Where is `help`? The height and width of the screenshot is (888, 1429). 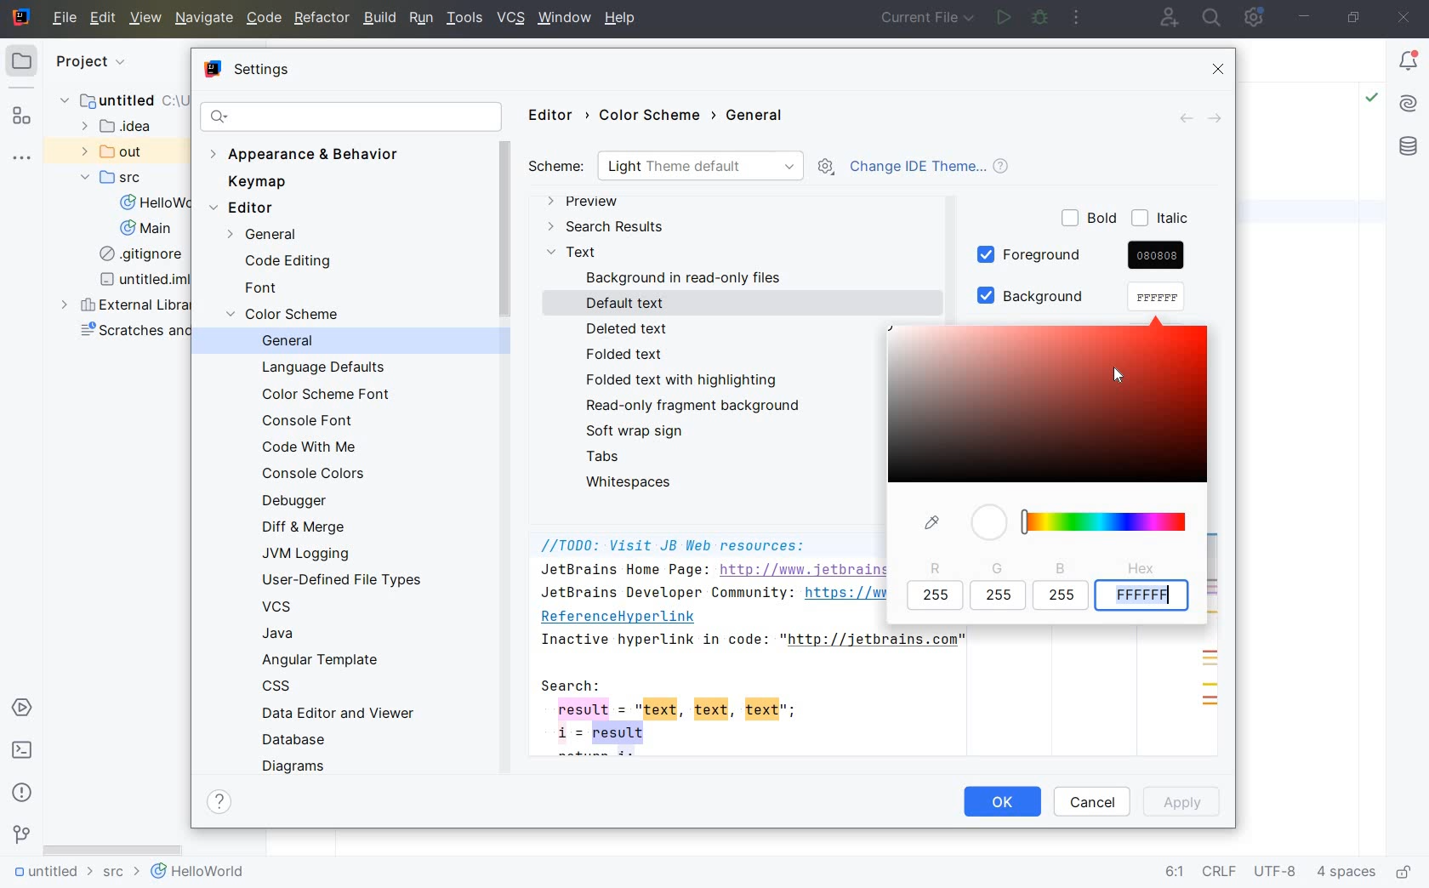
help is located at coordinates (623, 20).